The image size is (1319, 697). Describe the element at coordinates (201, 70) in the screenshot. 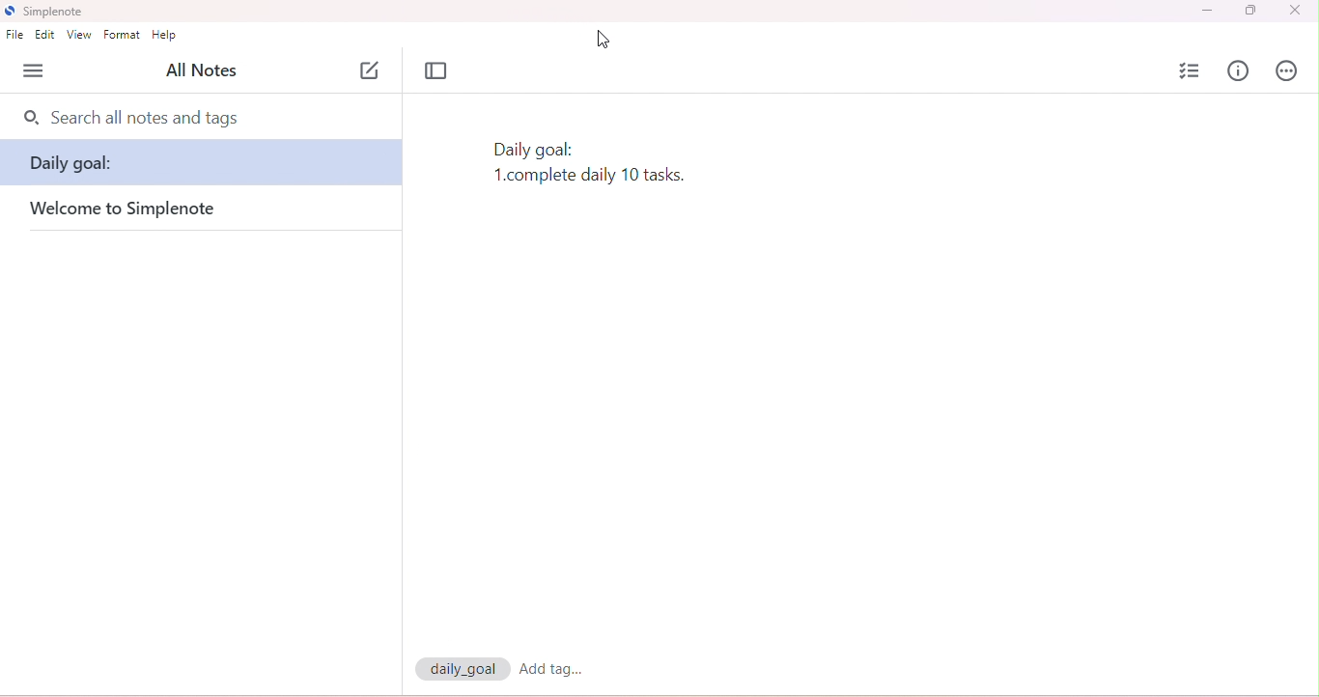

I see `all notes` at that location.